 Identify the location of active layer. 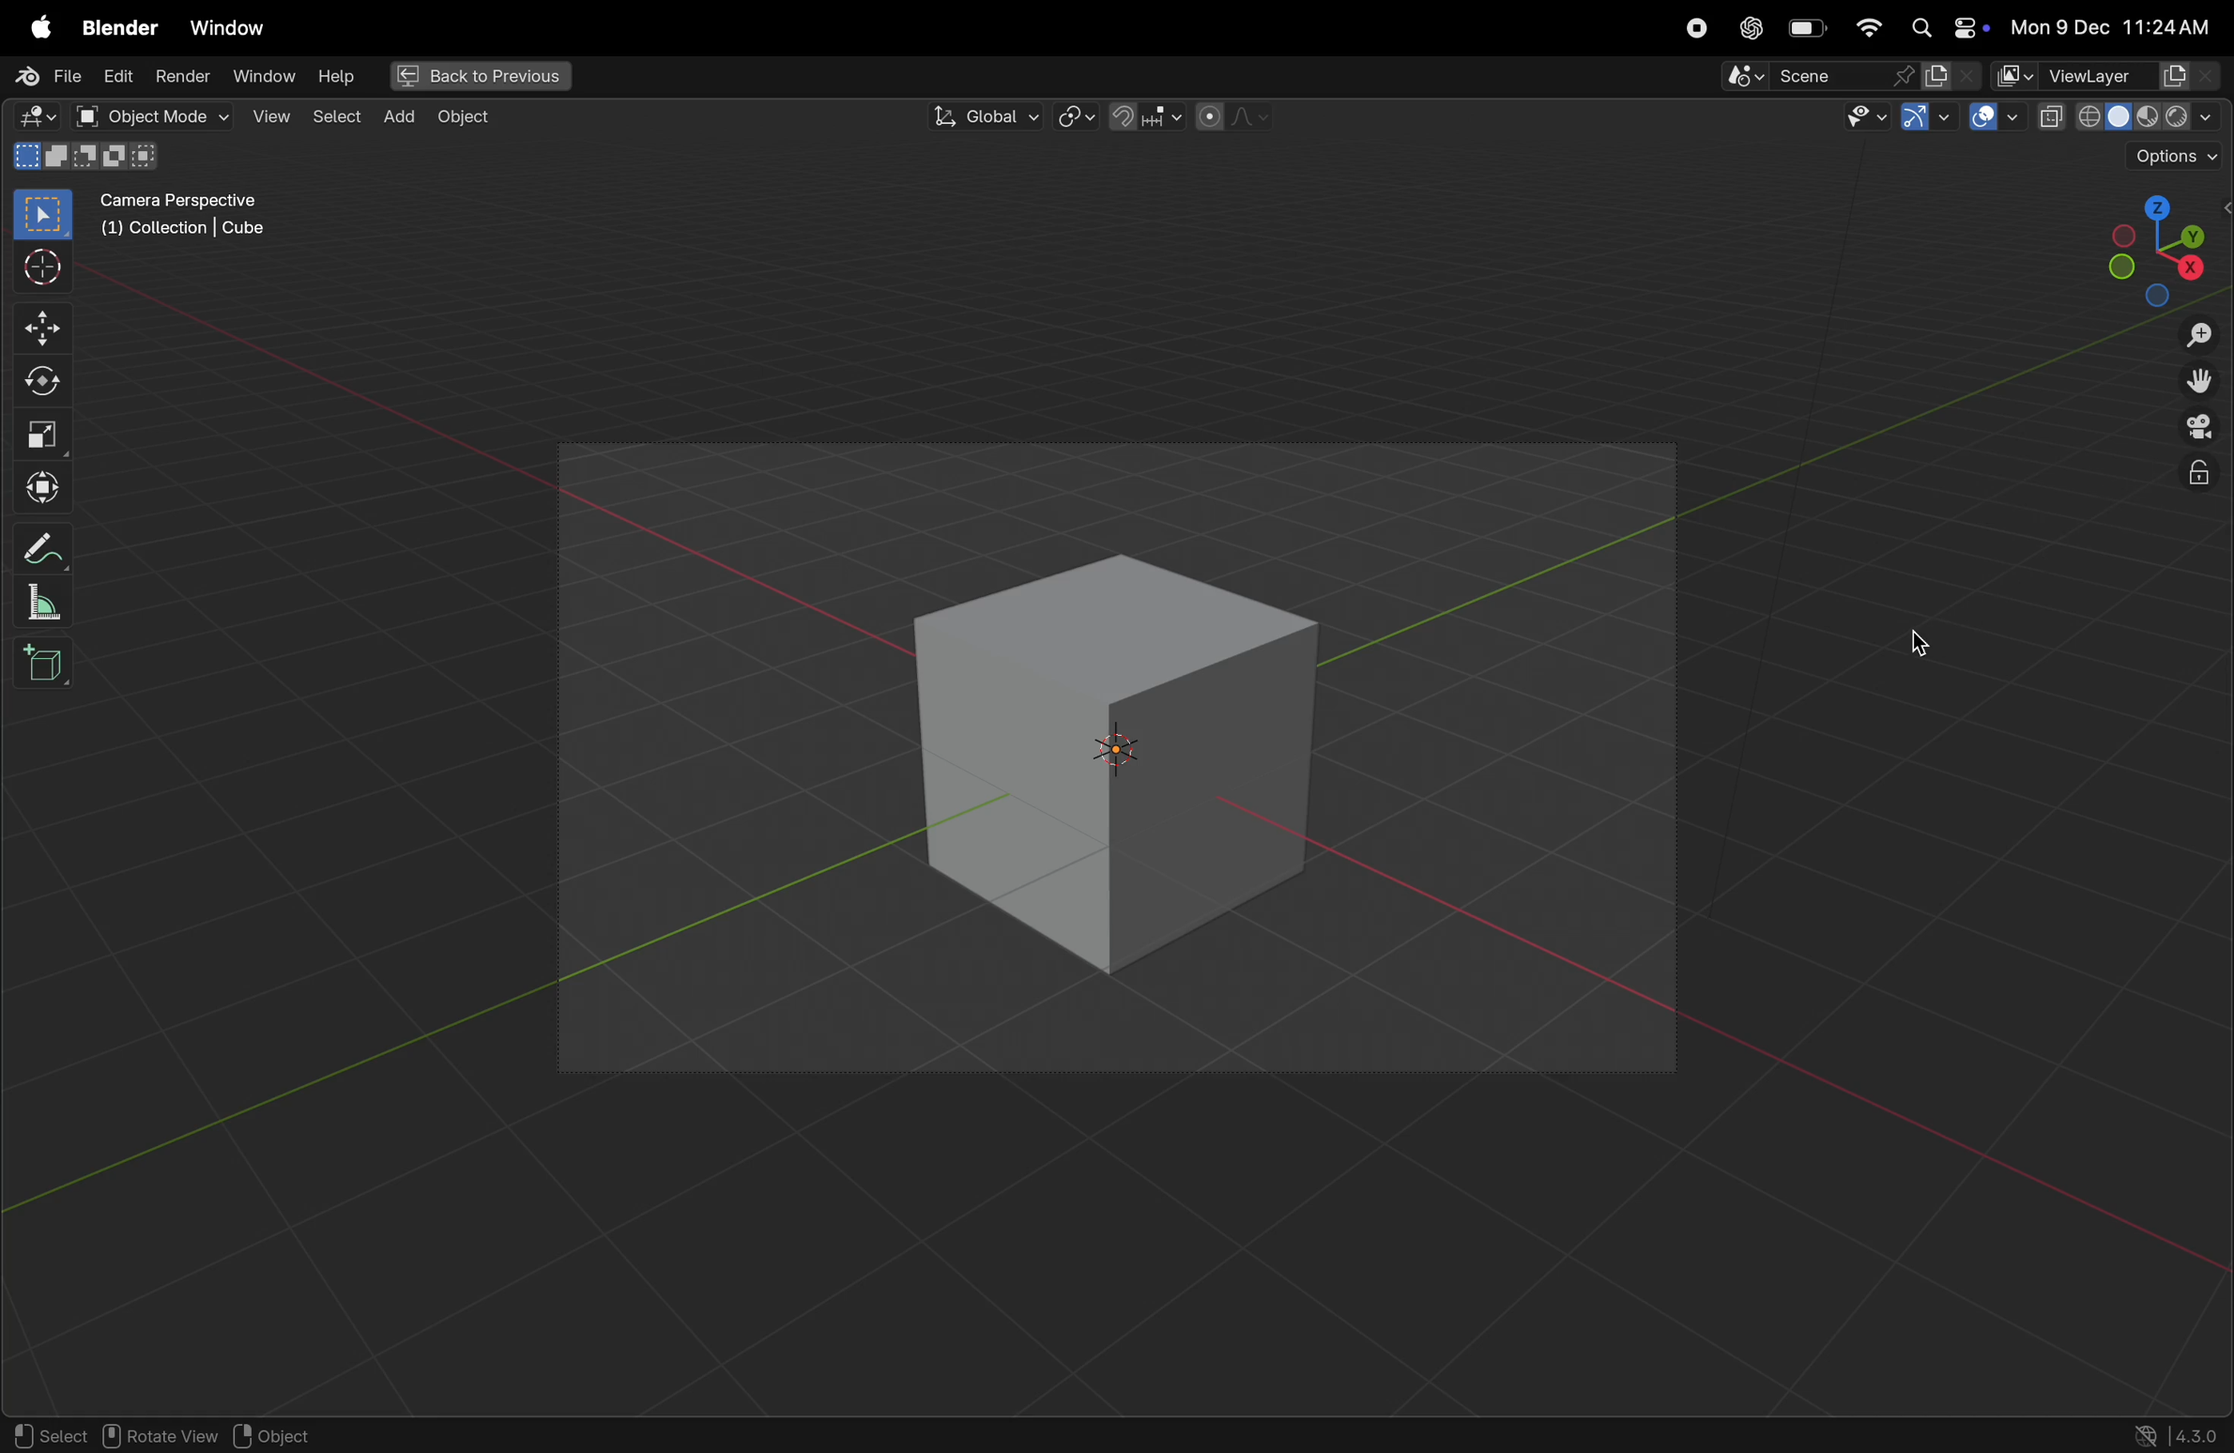
(1952, 76).